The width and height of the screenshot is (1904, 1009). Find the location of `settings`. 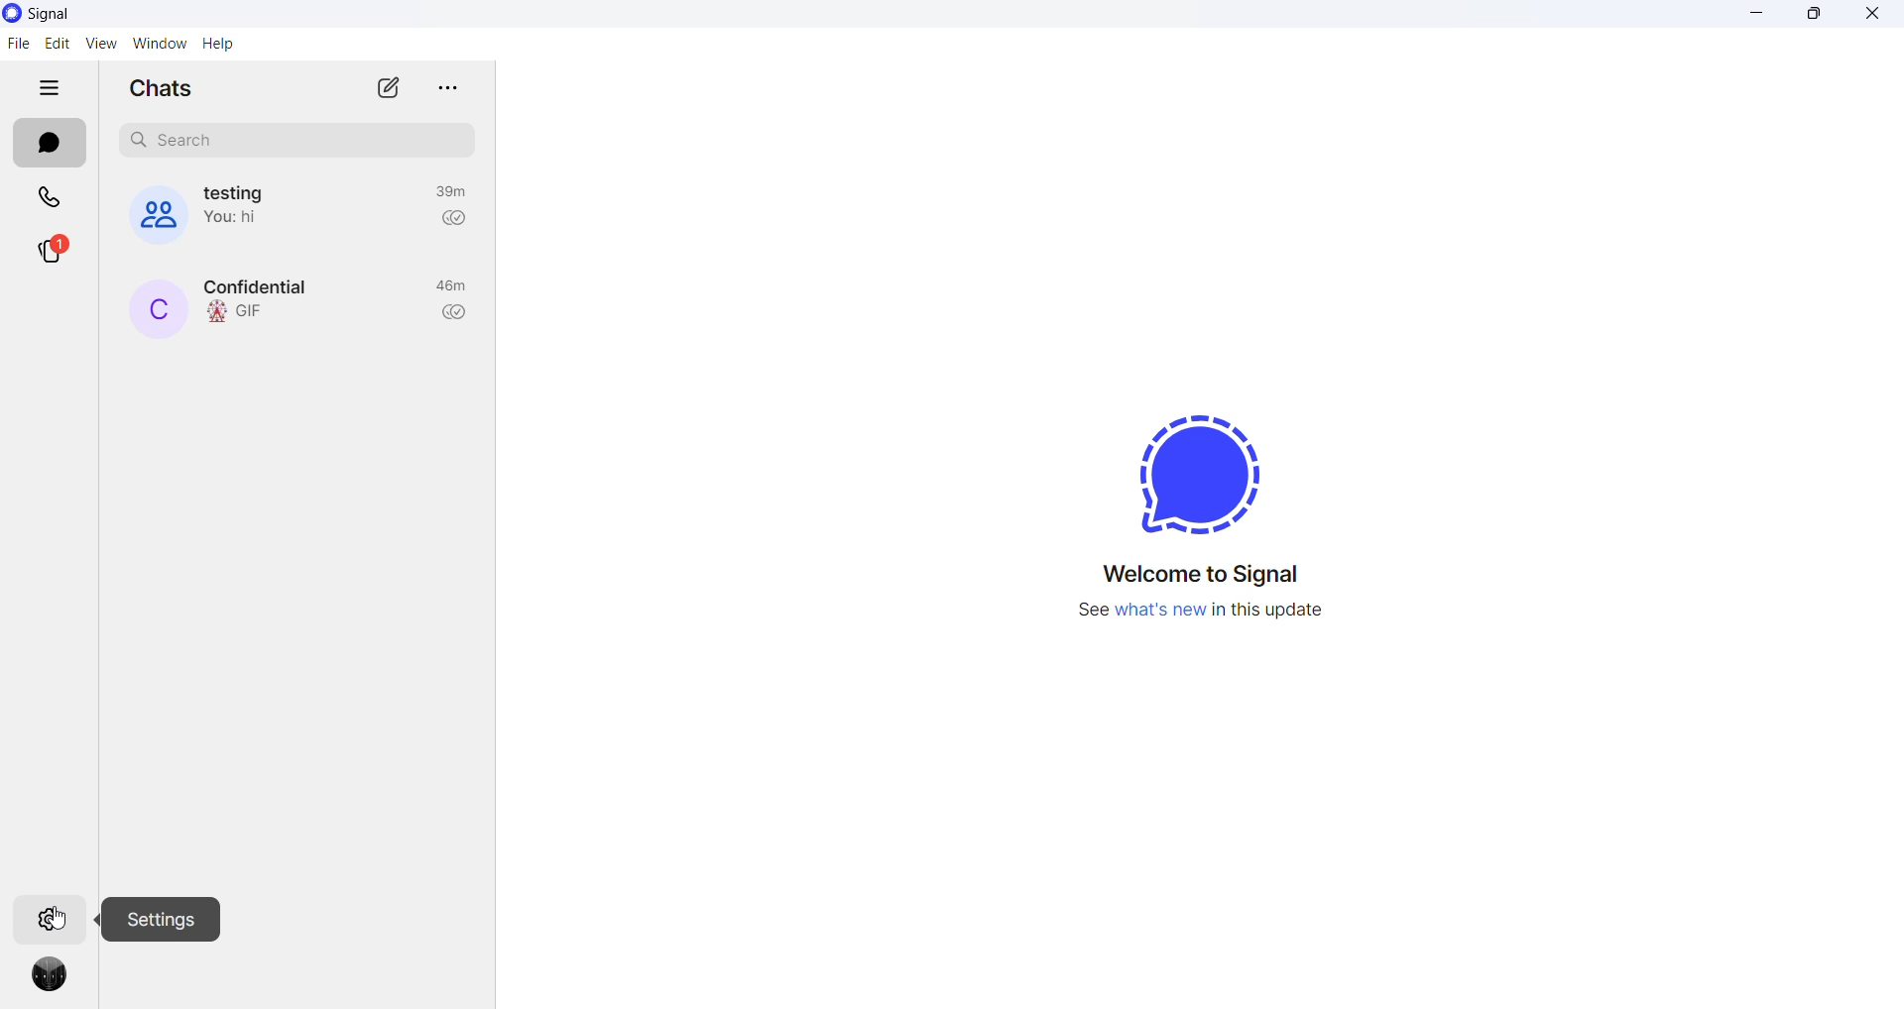

settings is located at coordinates (51, 922).